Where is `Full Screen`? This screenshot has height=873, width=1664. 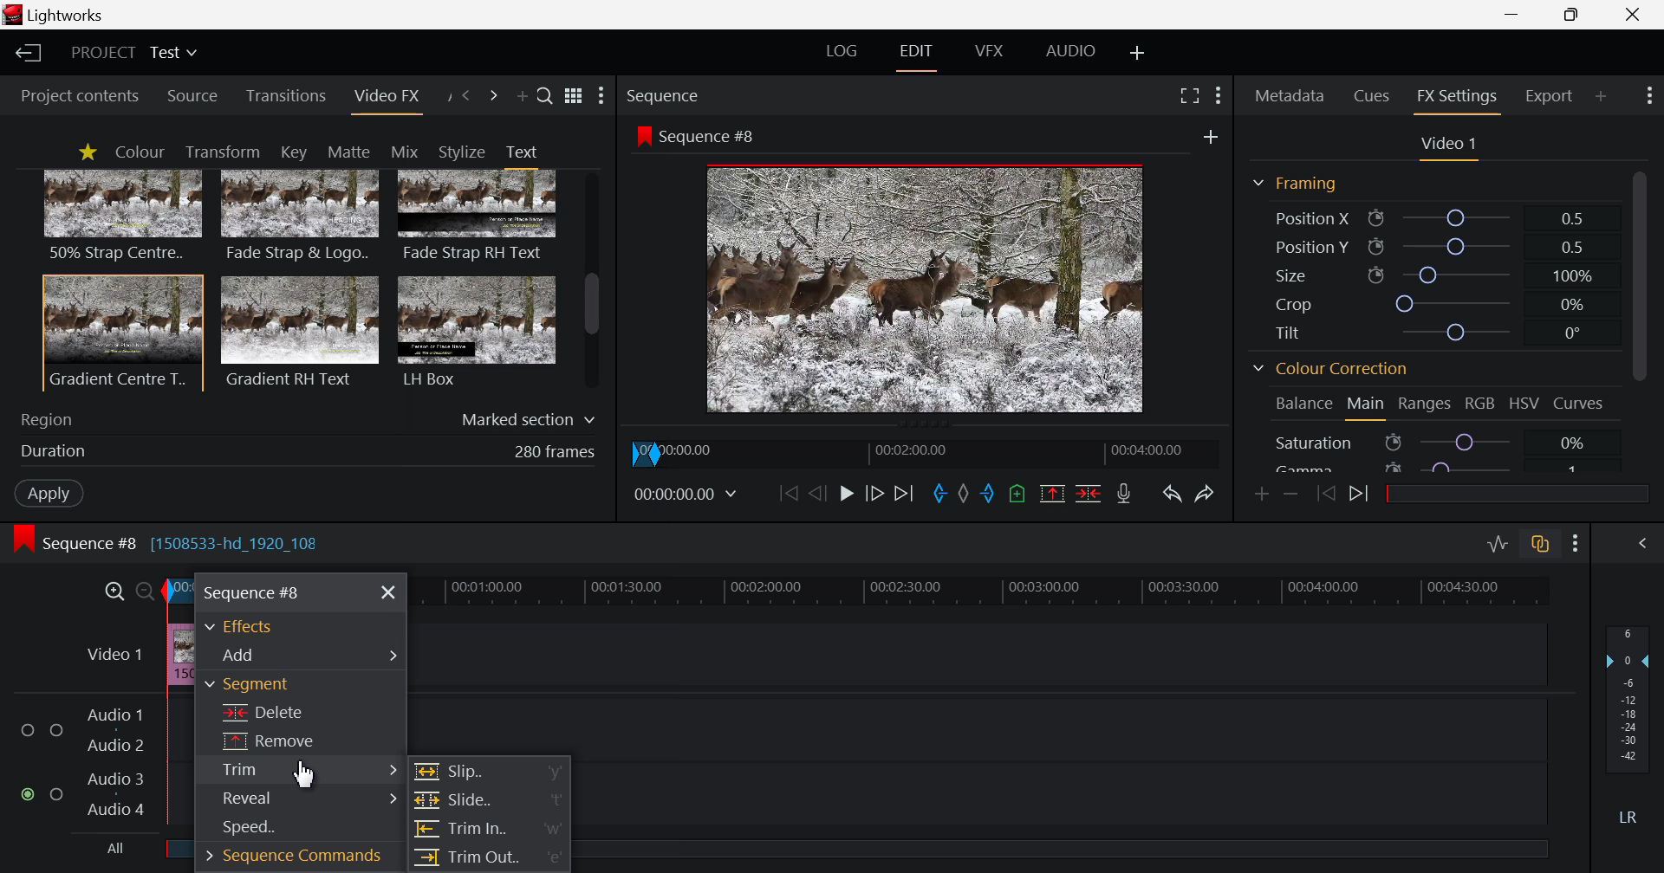 Full Screen is located at coordinates (1191, 96).